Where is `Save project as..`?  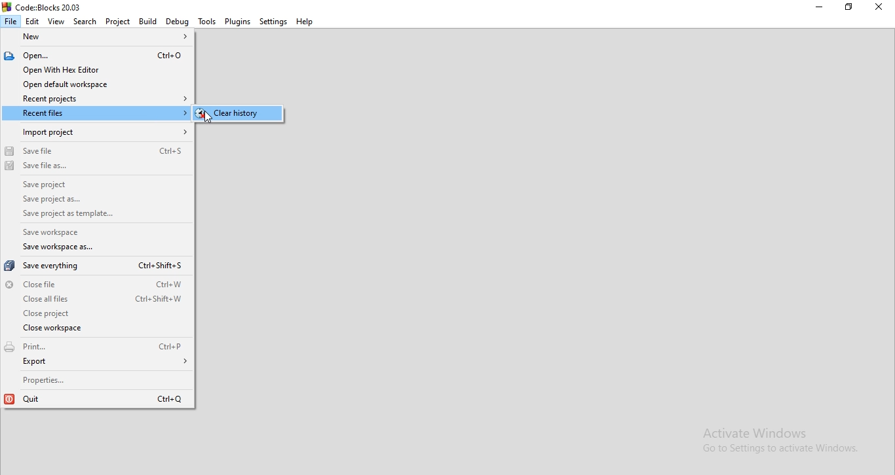 Save project as.. is located at coordinates (97, 202).